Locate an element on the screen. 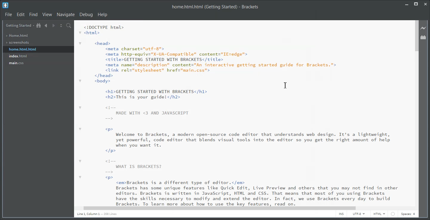 The image size is (430, 220). Navigate Backward is located at coordinates (46, 25).